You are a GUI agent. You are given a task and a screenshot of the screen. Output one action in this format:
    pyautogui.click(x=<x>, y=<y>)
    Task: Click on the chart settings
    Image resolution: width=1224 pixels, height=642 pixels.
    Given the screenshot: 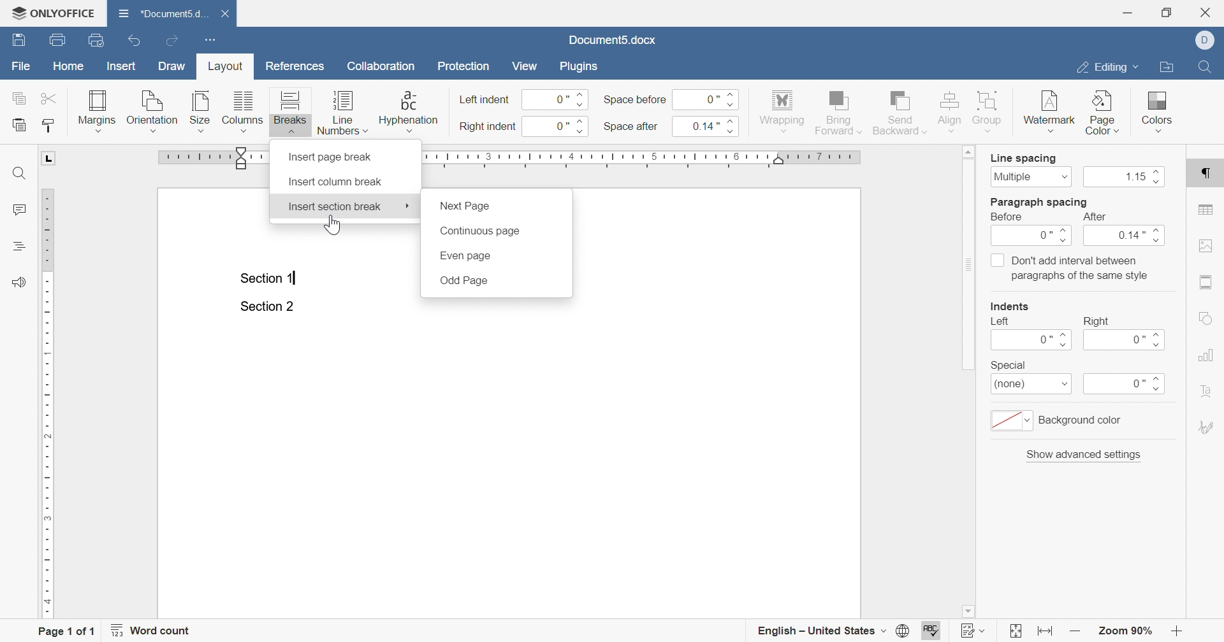 What is the action you would take?
    pyautogui.click(x=1204, y=355)
    